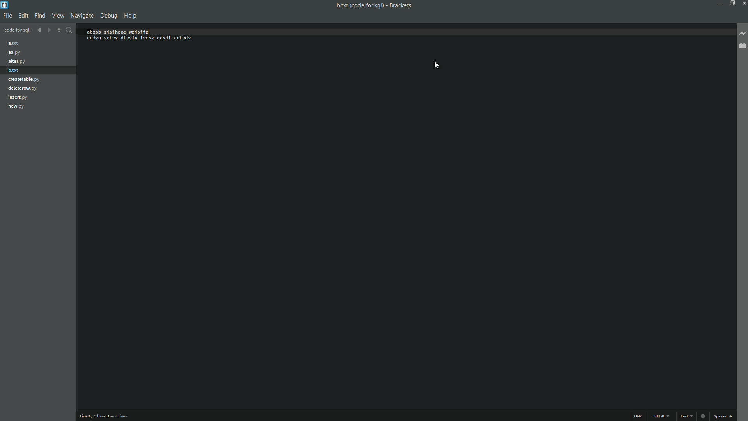 The image size is (748, 421). What do you see at coordinates (743, 33) in the screenshot?
I see `live preview` at bounding box center [743, 33].